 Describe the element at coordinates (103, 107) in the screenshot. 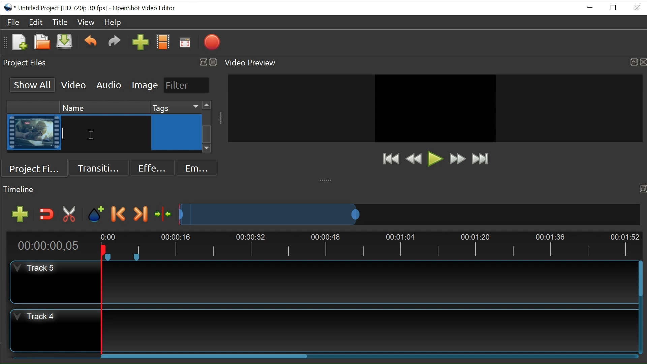

I see `Name` at that location.